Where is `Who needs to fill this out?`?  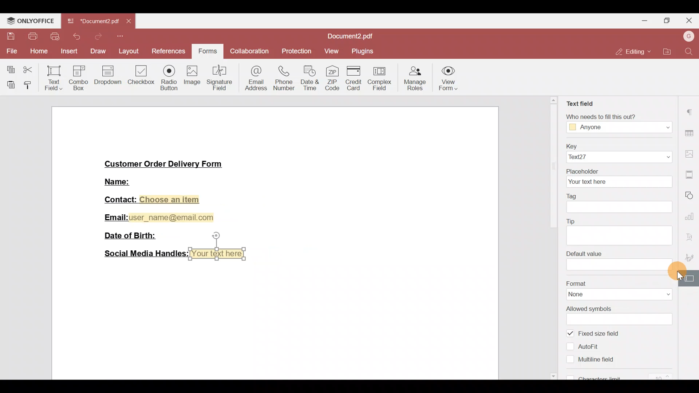
Who needs to fill this out? is located at coordinates (617, 121).